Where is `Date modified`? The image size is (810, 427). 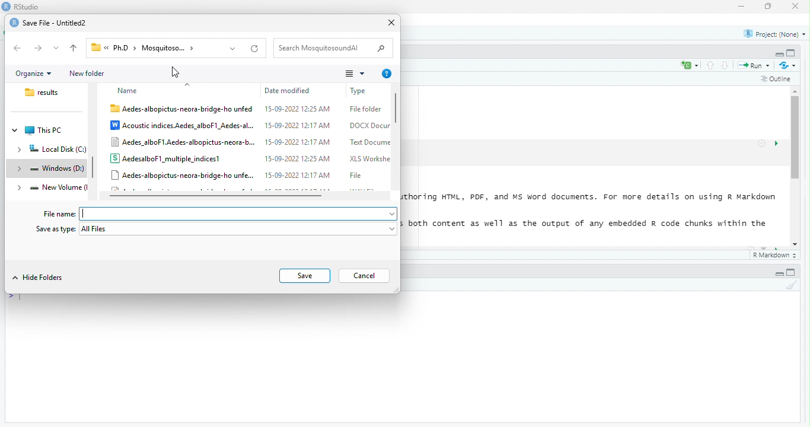
Date modified is located at coordinates (288, 91).